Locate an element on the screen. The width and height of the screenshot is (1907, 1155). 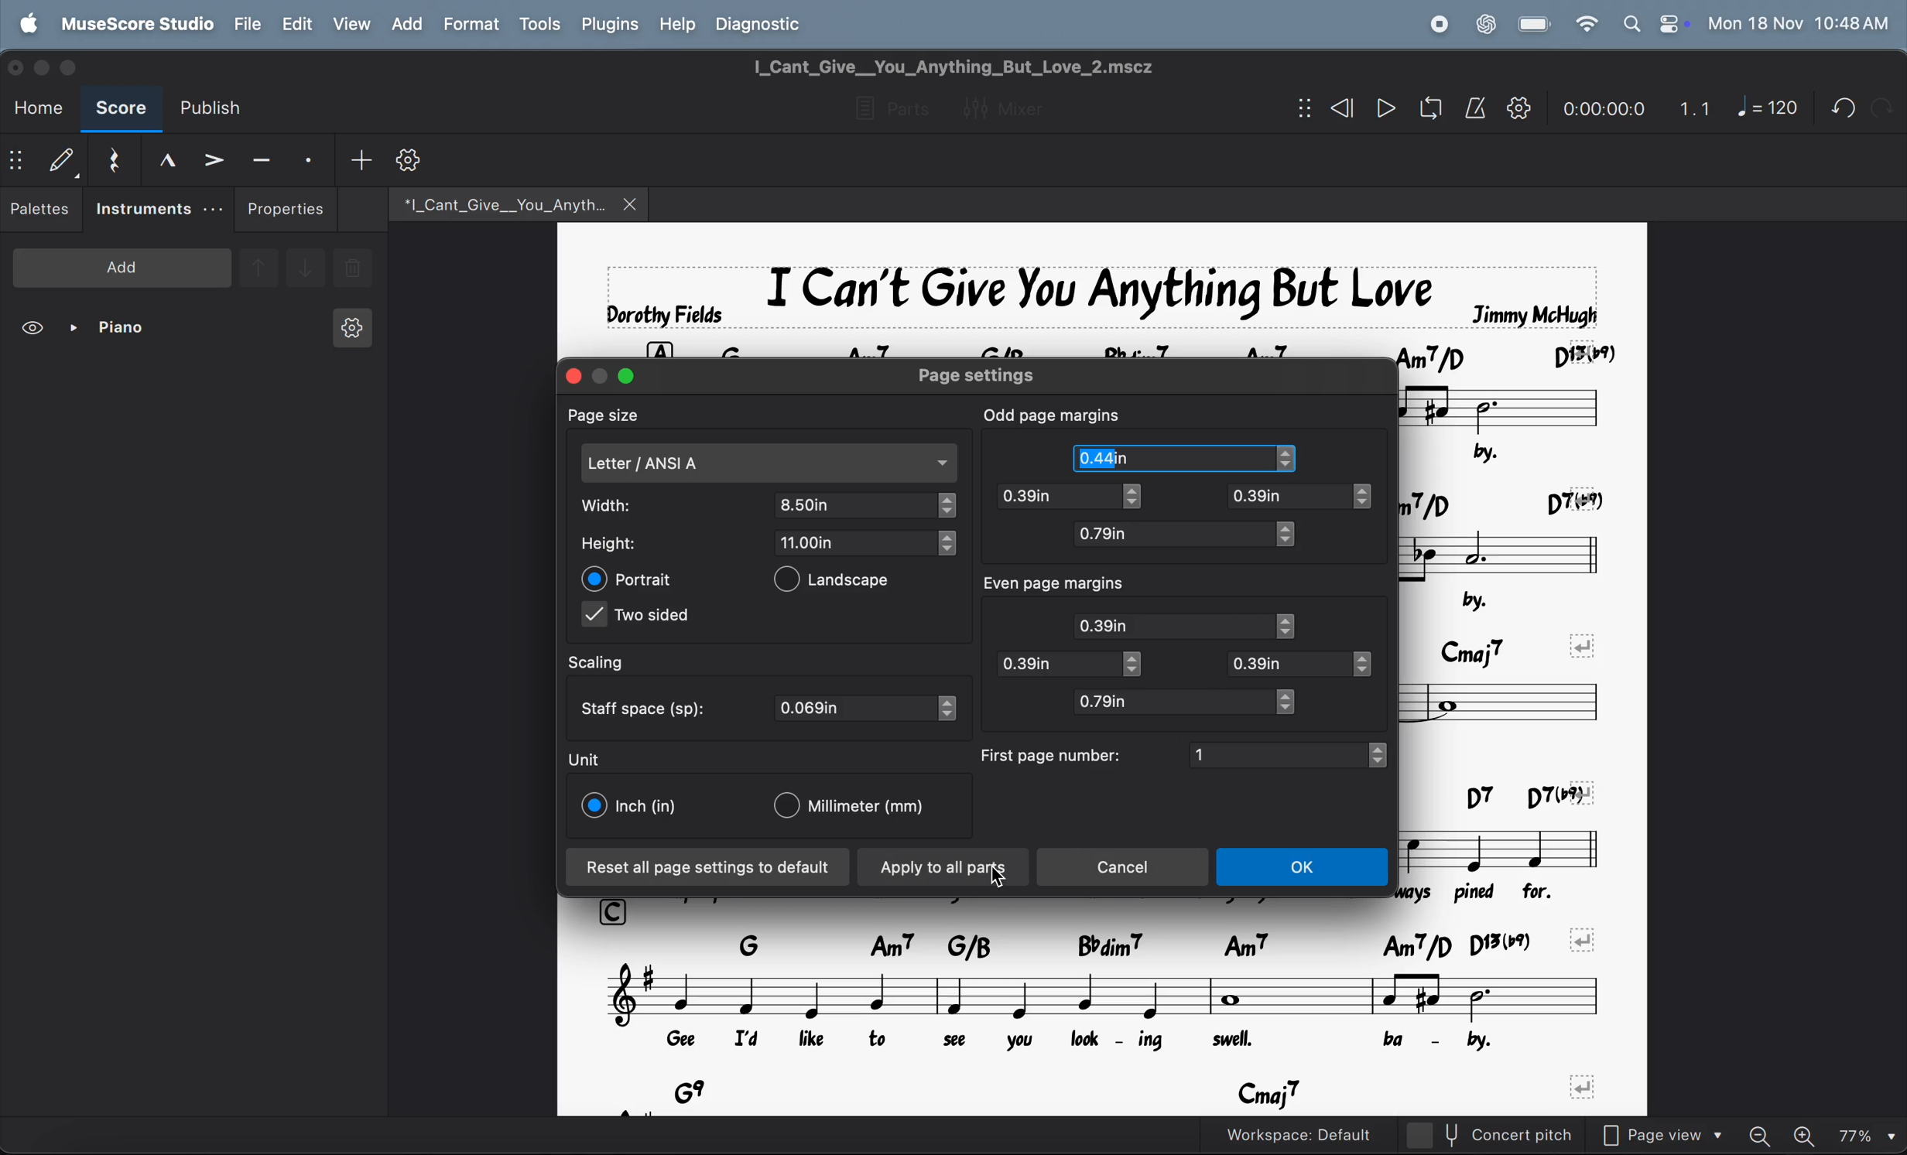
staccato is located at coordinates (311, 159).